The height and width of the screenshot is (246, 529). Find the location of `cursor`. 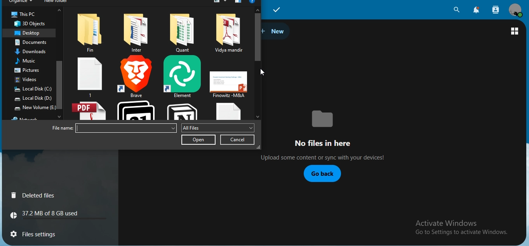

cursor is located at coordinates (263, 71).